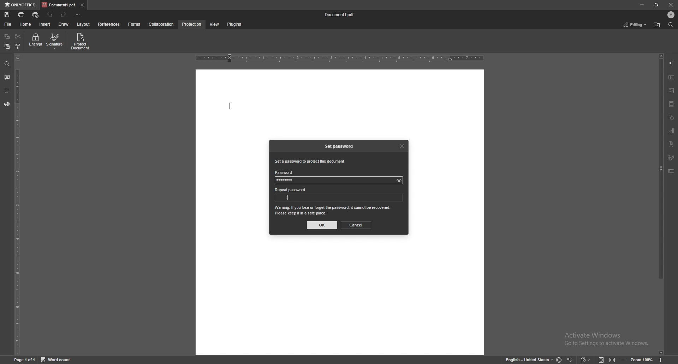 The image size is (678, 364). I want to click on feedback, so click(6, 104).